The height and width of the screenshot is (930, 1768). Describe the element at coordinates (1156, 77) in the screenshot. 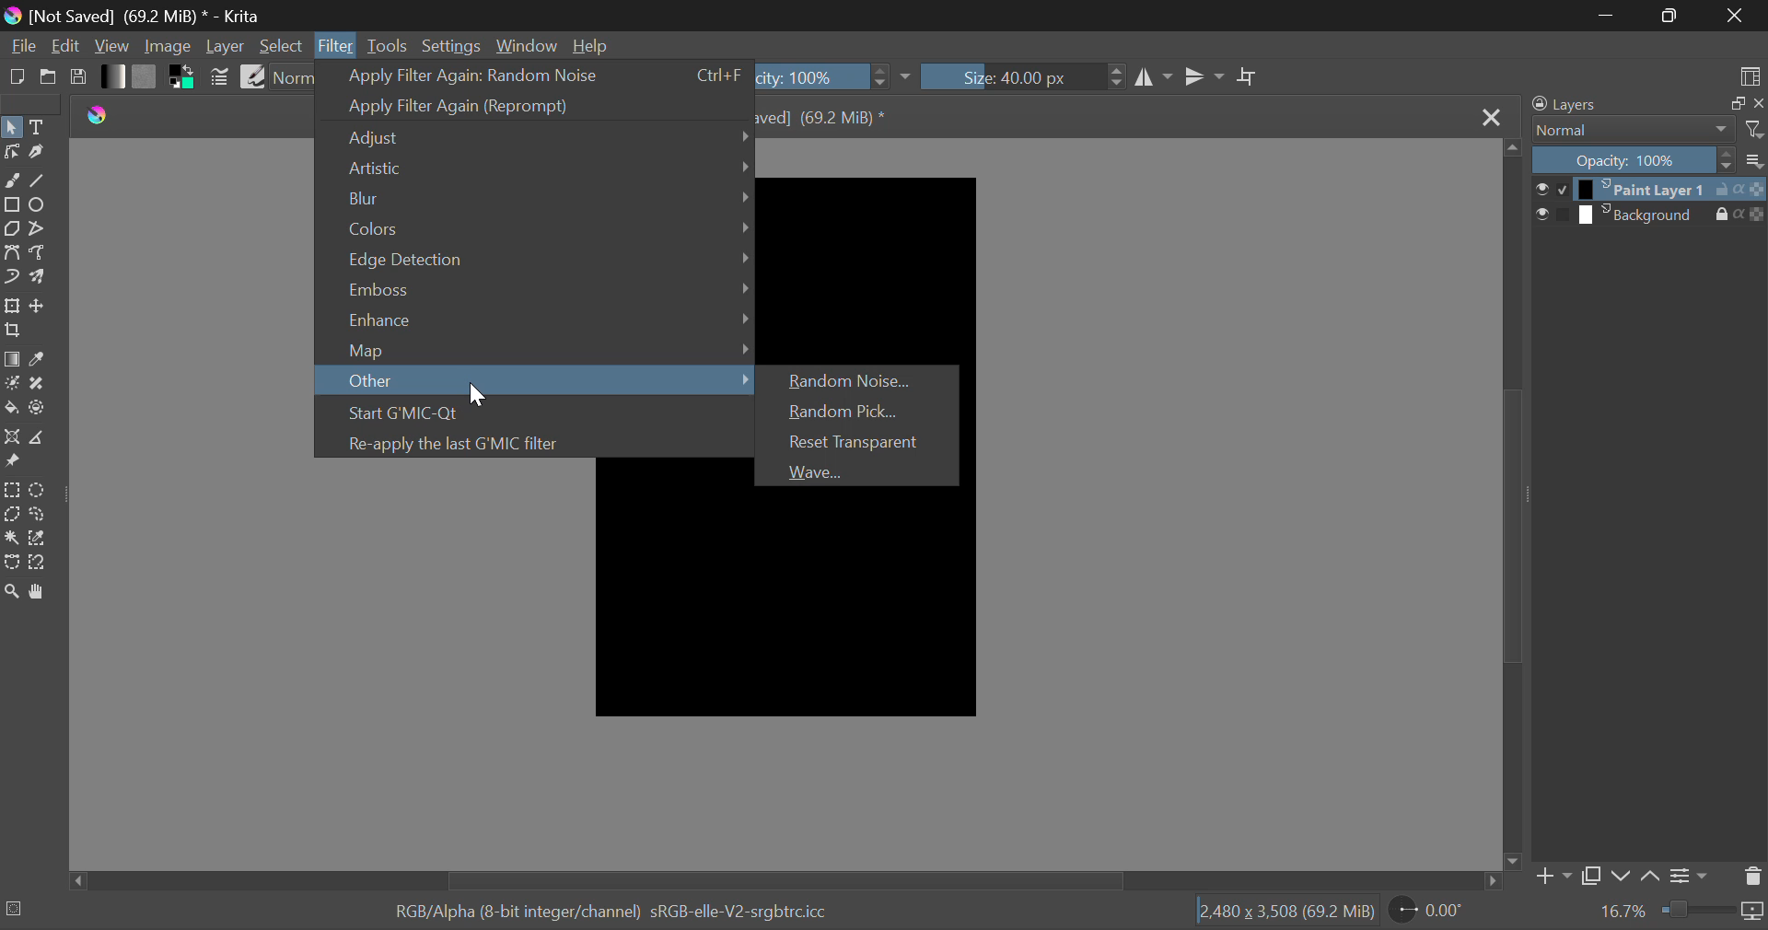

I see `Vertical Mirror Flip` at that location.